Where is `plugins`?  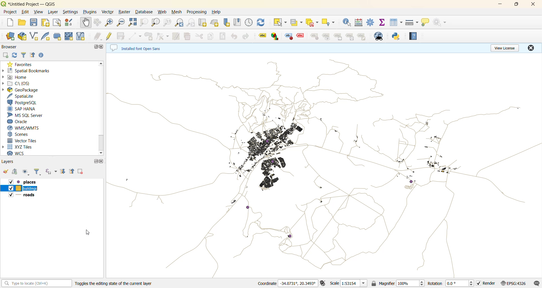
plugins is located at coordinates (89, 11).